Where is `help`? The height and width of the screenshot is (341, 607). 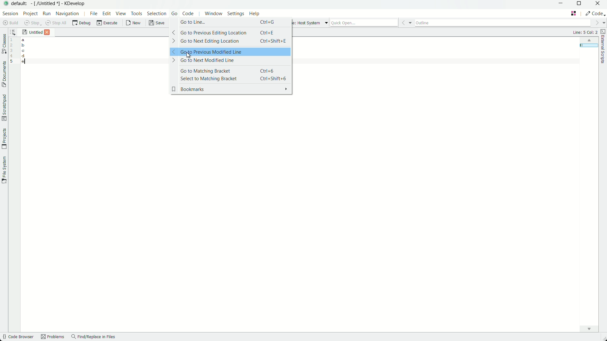 help is located at coordinates (255, 14).